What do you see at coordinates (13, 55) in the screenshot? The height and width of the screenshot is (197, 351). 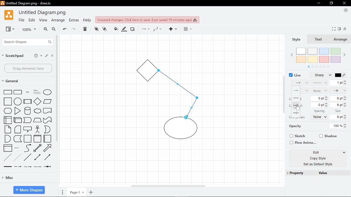 I see `Scratchpad` at bounding box center [13, 55].